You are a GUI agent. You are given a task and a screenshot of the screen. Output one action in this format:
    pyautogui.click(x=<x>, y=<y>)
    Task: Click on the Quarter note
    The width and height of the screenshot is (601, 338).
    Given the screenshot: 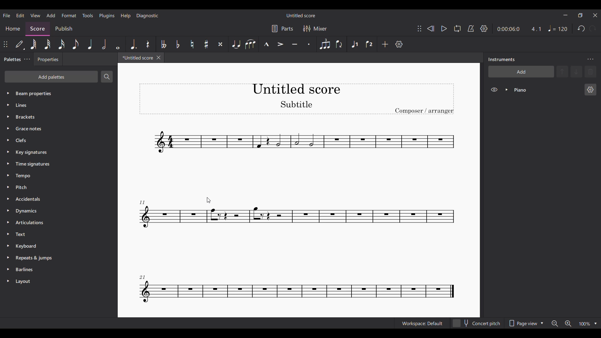 What is the action you would take?
    pyautogui.click(x=90, y=44)
    